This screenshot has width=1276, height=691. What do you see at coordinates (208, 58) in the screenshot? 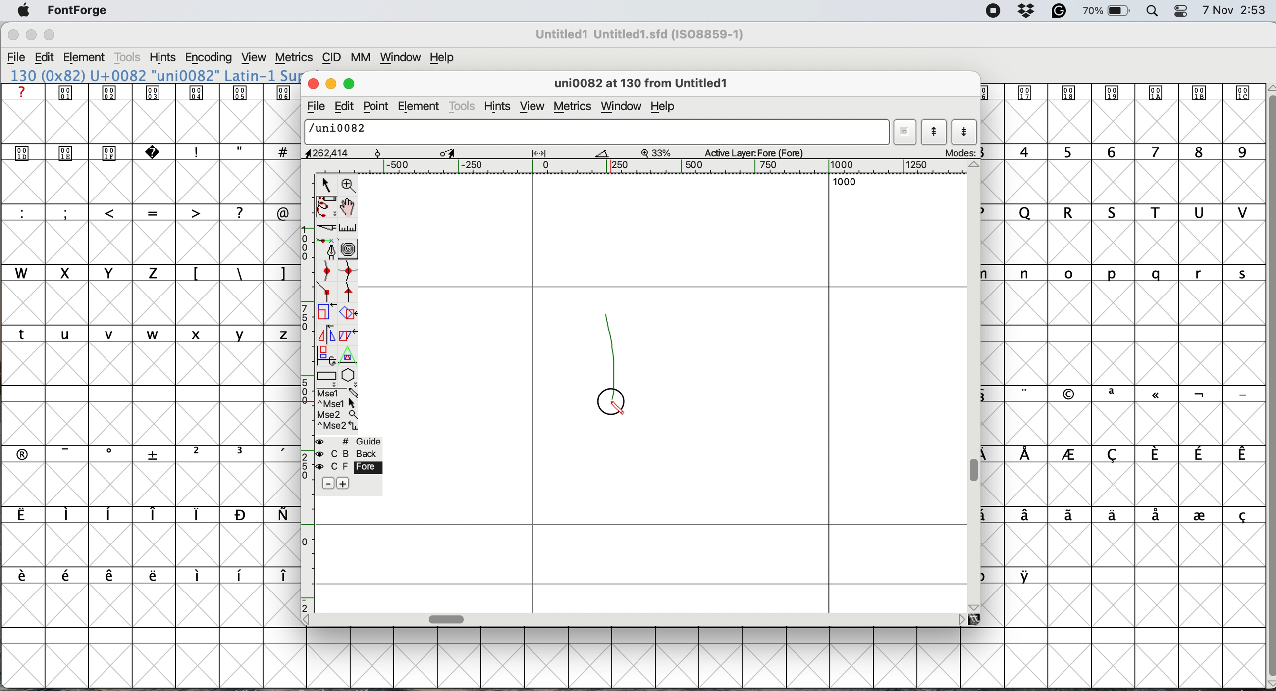
I see `encoding` at bounding box center [208, 58].